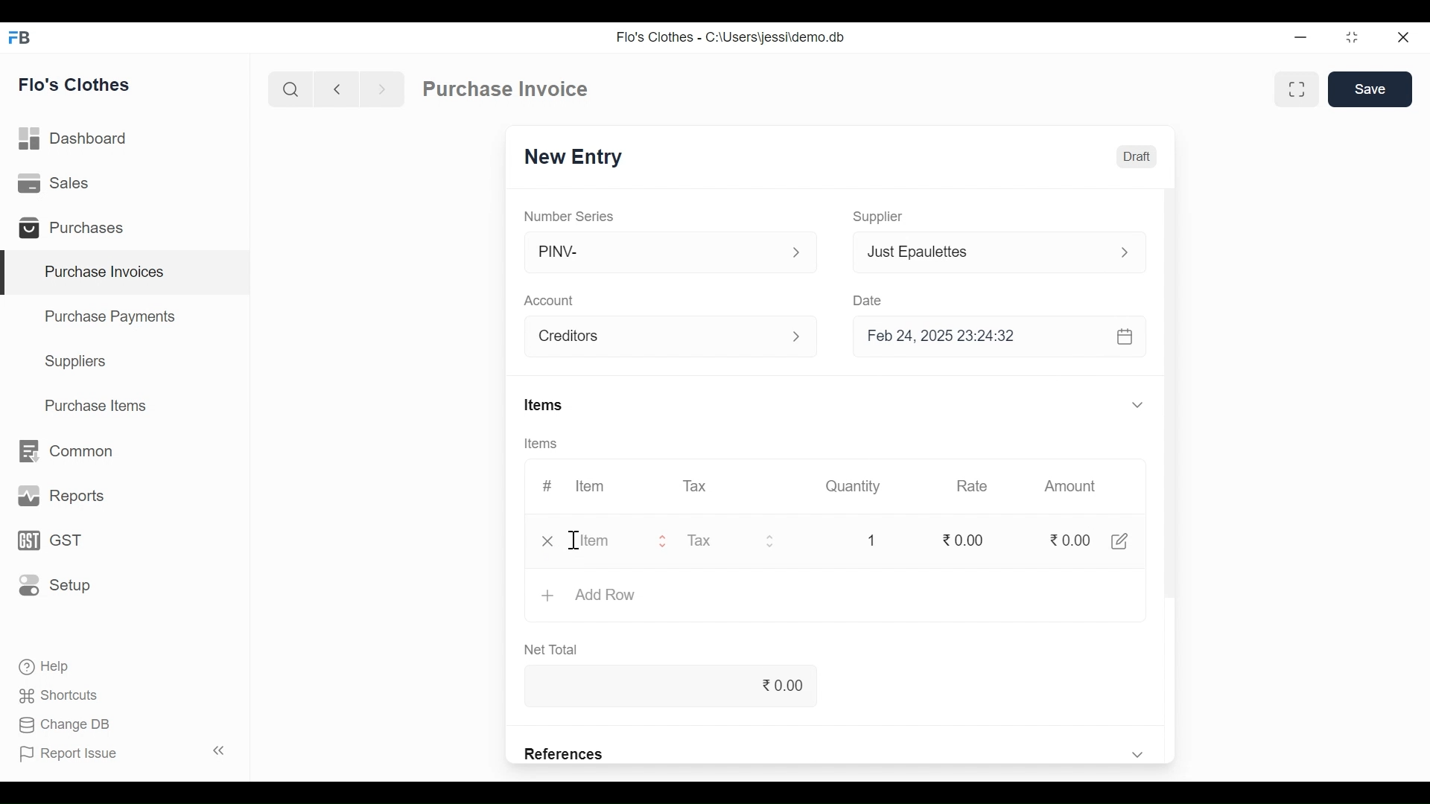 Image resolution: width=1430 pixels, height=804 pixels. I want to click on Change DB, so click(66, 724).